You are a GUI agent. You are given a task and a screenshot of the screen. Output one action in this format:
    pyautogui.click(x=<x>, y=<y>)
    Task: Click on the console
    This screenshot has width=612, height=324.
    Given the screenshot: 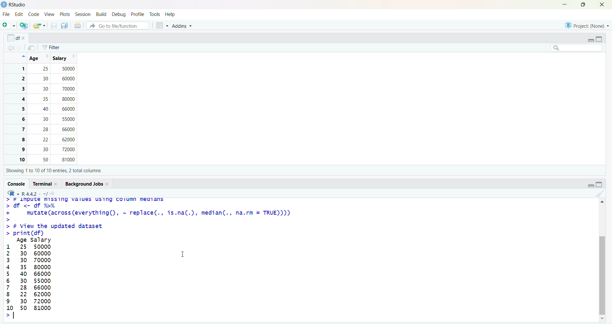 What is the action you would take?
    pyautogui.click(x=17, y=183)
    